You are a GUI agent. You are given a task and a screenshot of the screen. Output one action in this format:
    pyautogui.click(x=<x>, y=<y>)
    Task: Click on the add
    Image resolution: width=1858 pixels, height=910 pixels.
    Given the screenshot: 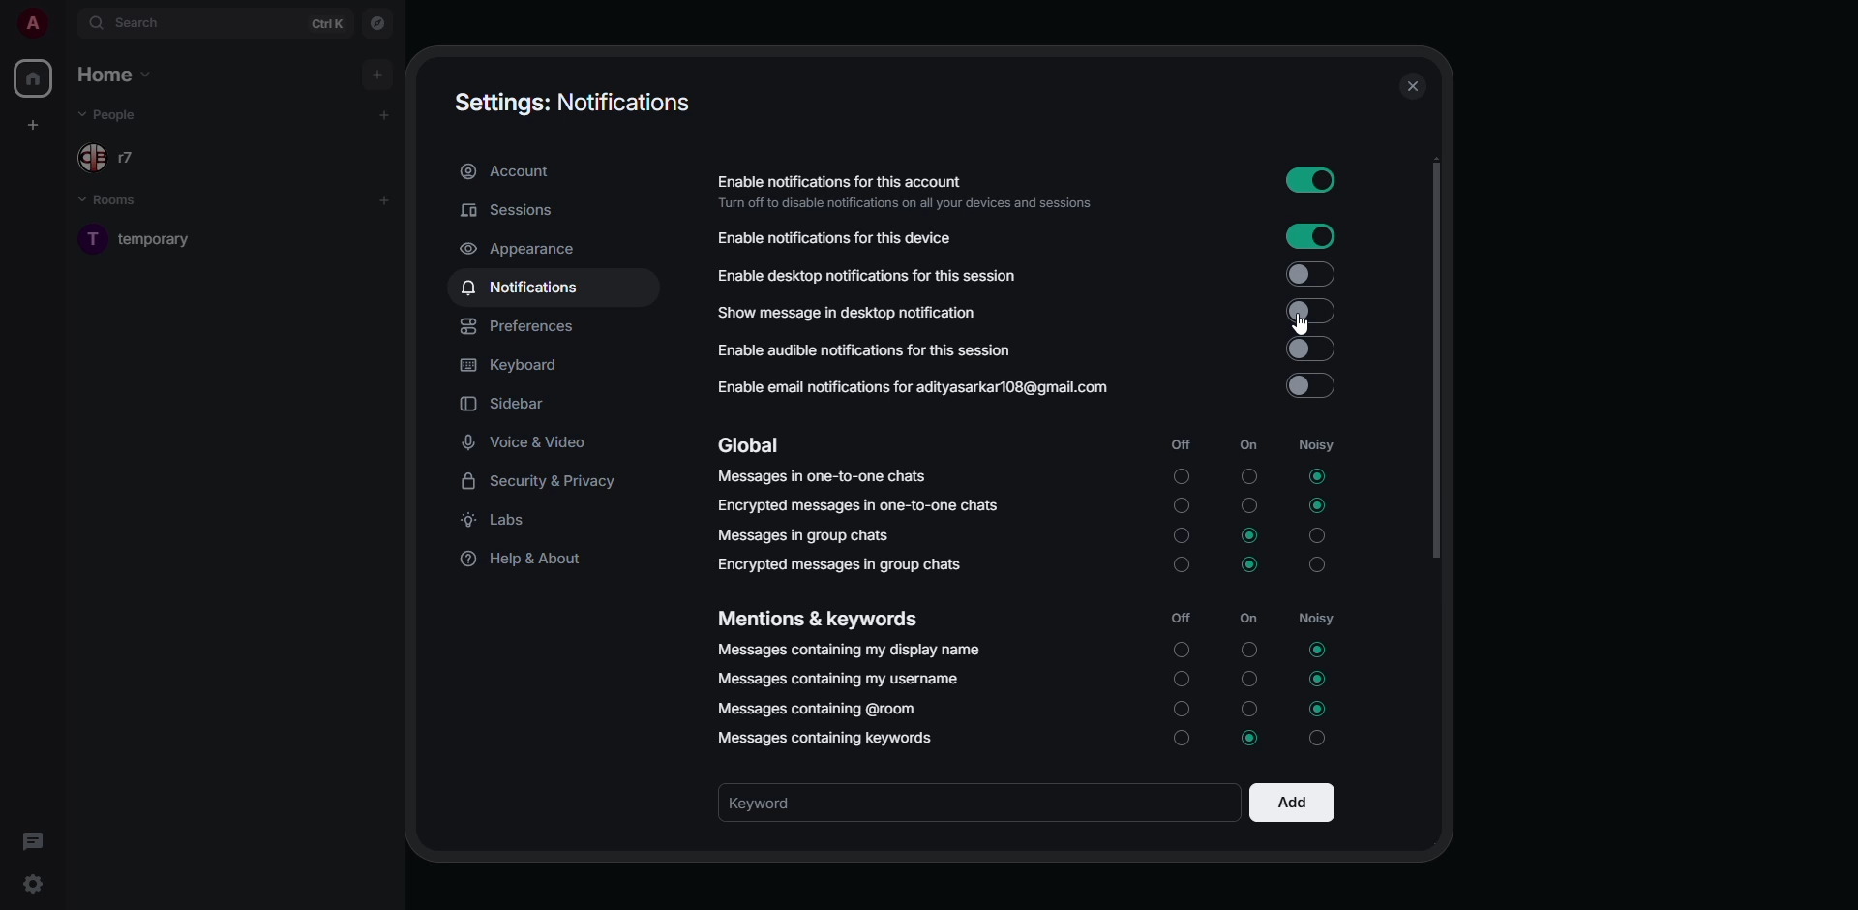 What is the action you would take?
    pyautogui.click(x=1292, y=800)
    